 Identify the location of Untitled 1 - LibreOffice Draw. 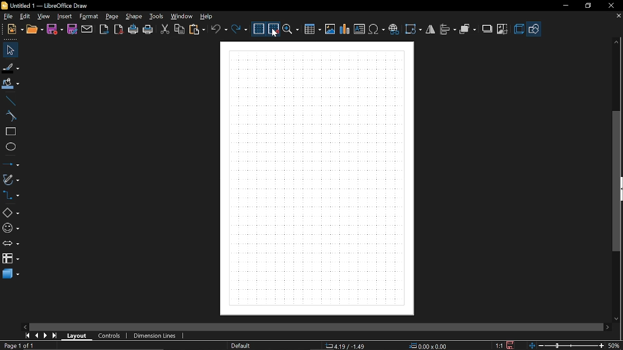
(47, 4).